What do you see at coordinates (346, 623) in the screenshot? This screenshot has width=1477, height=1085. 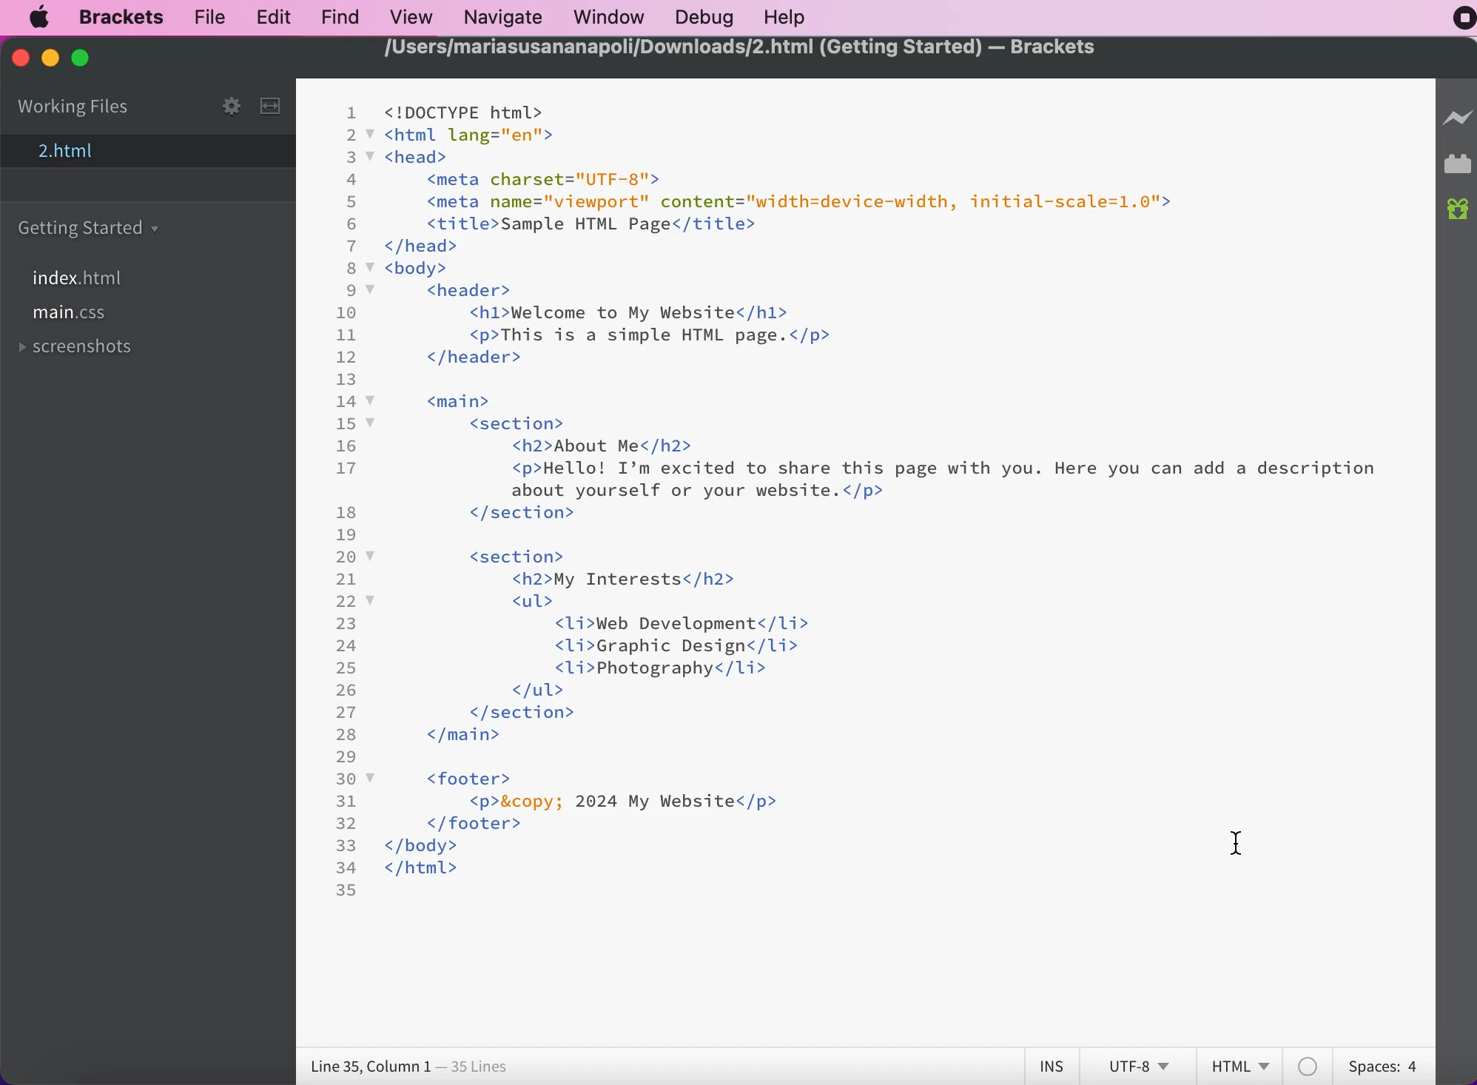 I see `23` at bounding box center [346, 623].